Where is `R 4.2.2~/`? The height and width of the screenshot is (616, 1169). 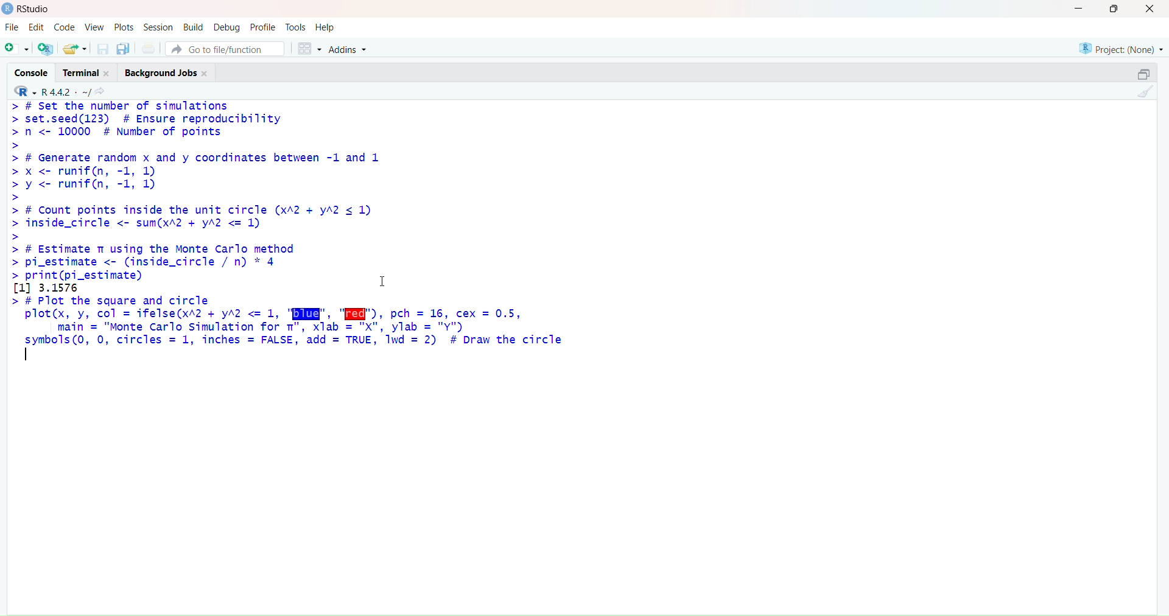 R 4.2.2~/ is located at coordinates (68, 91).